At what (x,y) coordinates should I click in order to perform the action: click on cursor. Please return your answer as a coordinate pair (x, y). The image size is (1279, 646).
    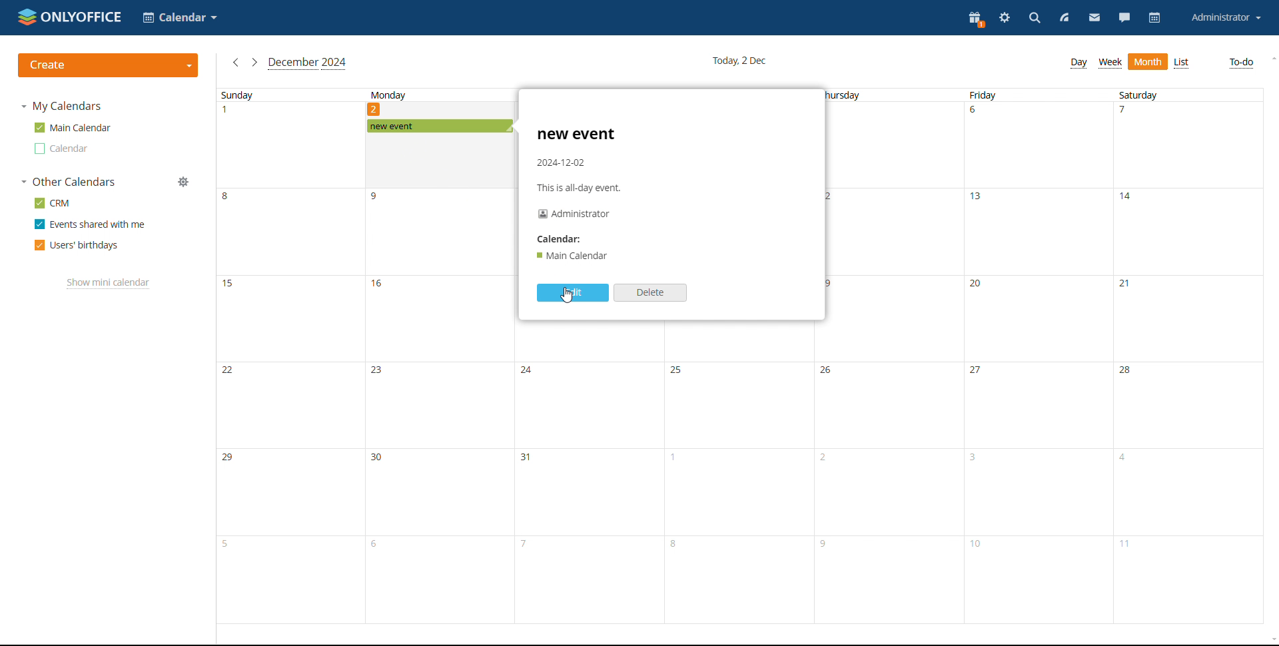
    Looking at the image, I should click on (570, 300).